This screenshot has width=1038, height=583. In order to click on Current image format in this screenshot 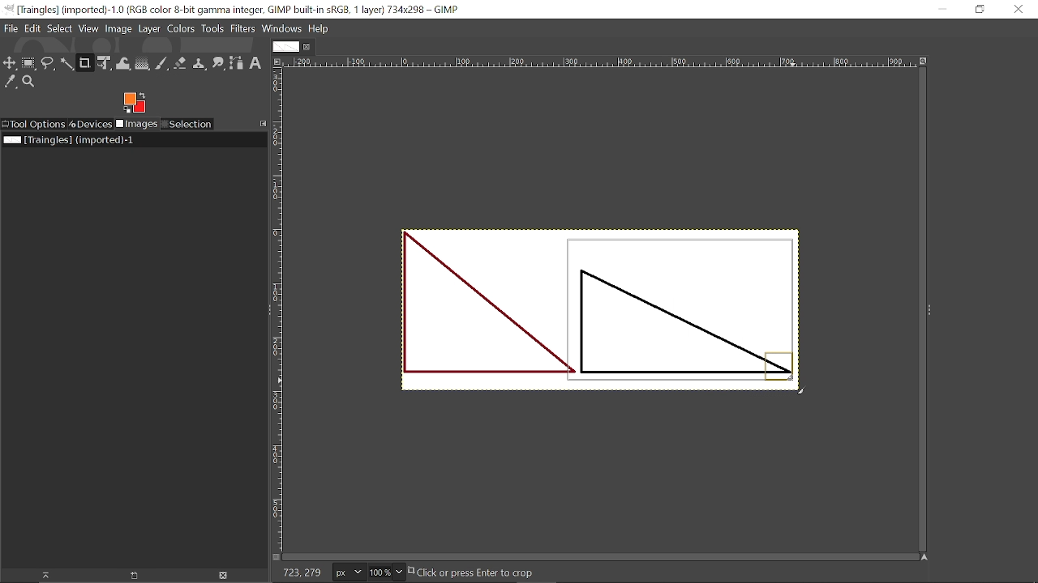, I will do `click(346, 572)`.